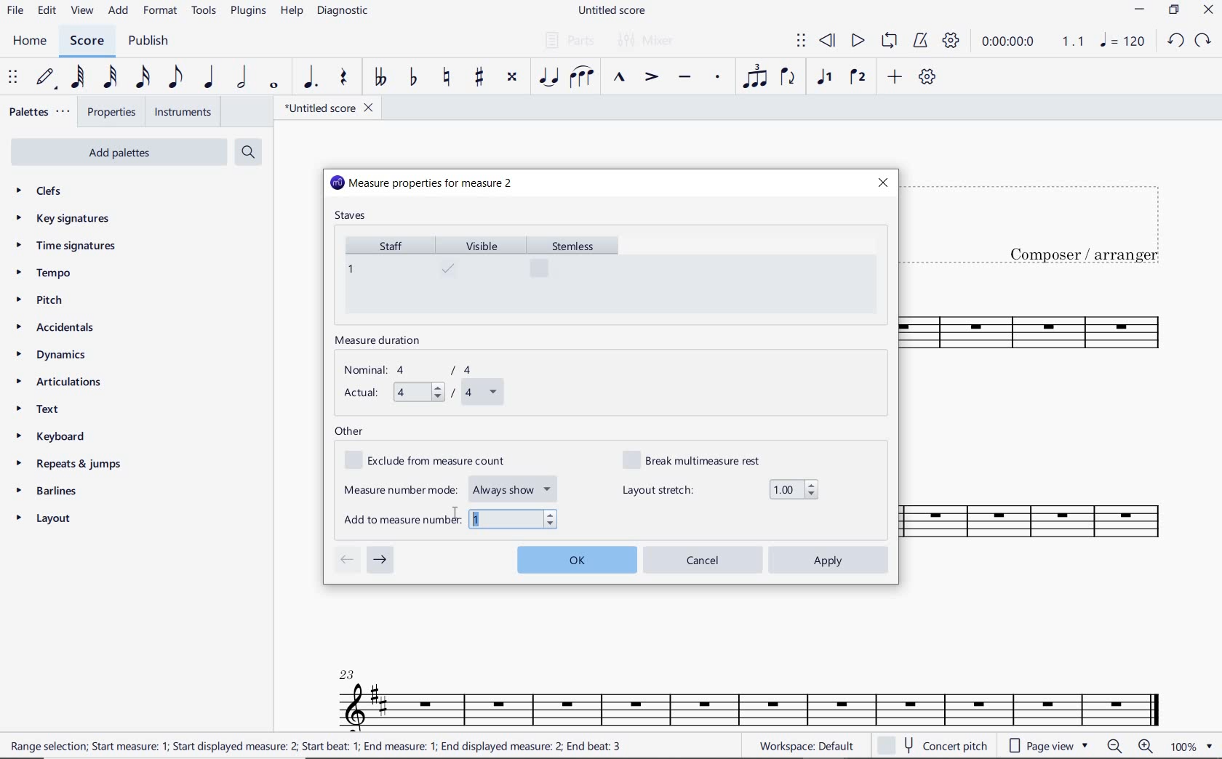 Image resolution: width=1222 pixels, height=759 pixels. What do you see at coordinates (162, 12) in the screenshot?
I see `FORMAT` at bounding box center [162, 12].